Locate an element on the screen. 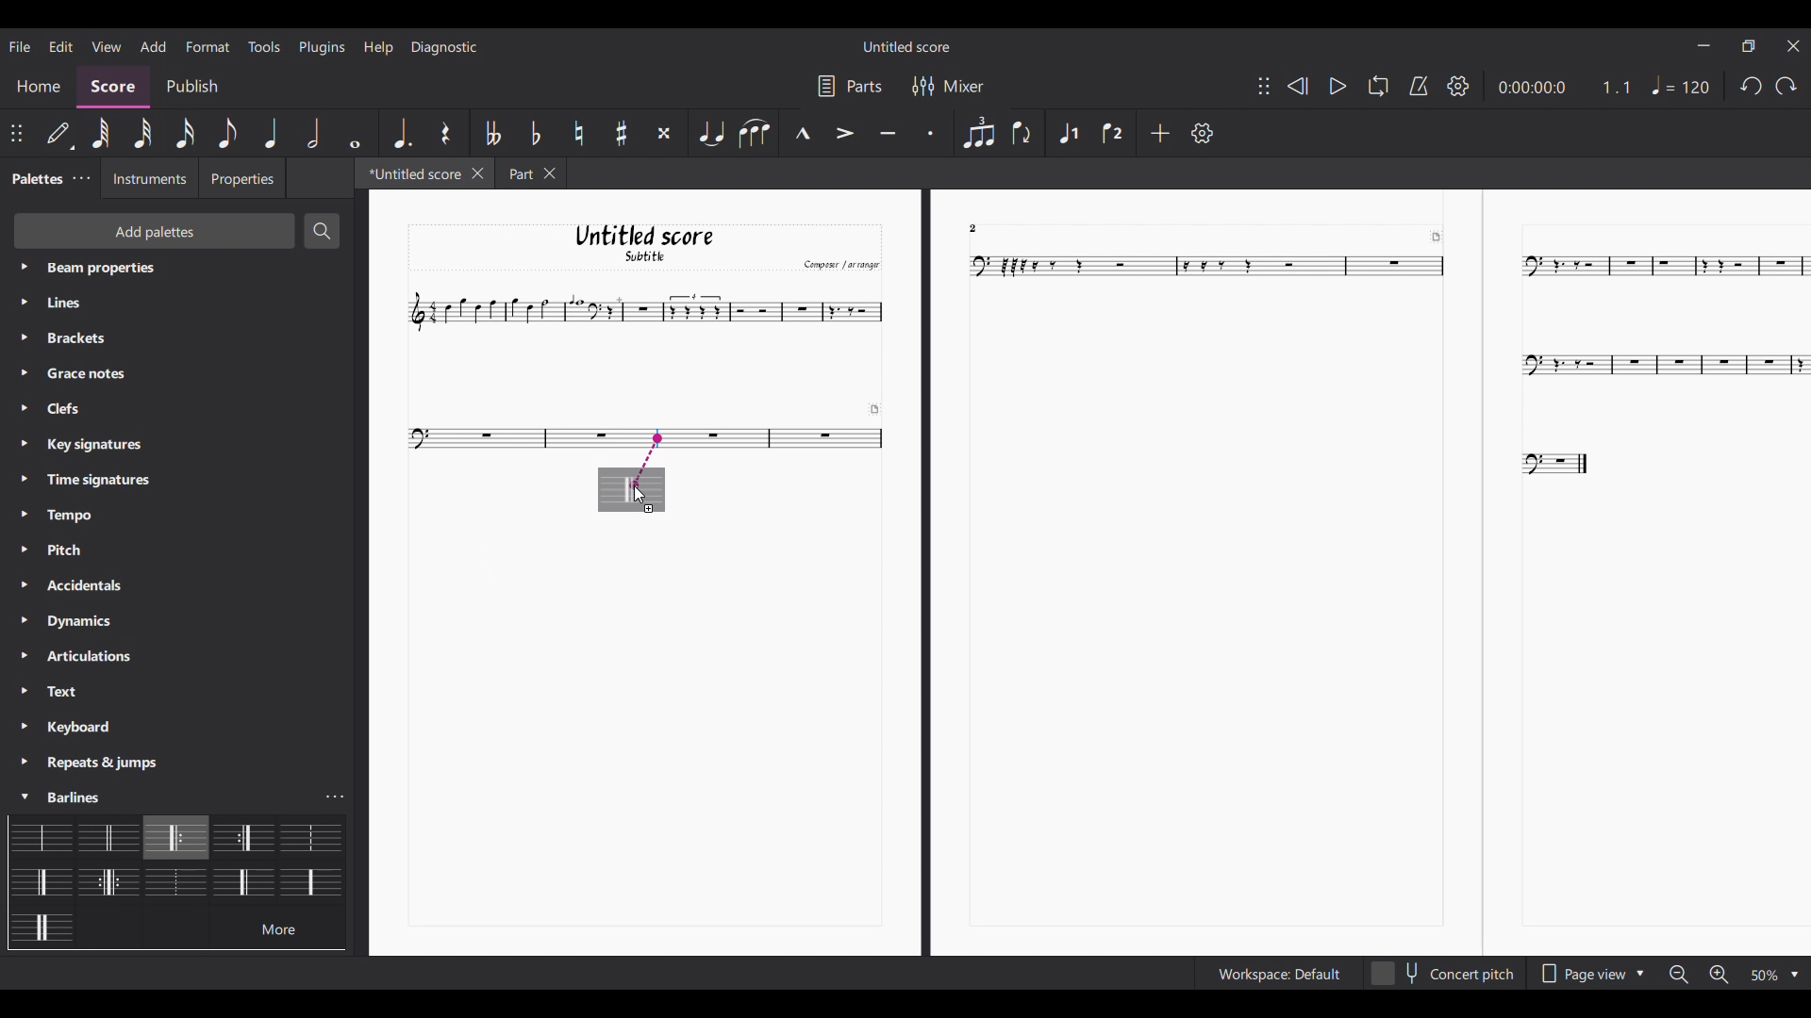 Image resolution: width=1811 pixels, height=1018 pixels. Instruments tab is located at coordinates (146, 178).